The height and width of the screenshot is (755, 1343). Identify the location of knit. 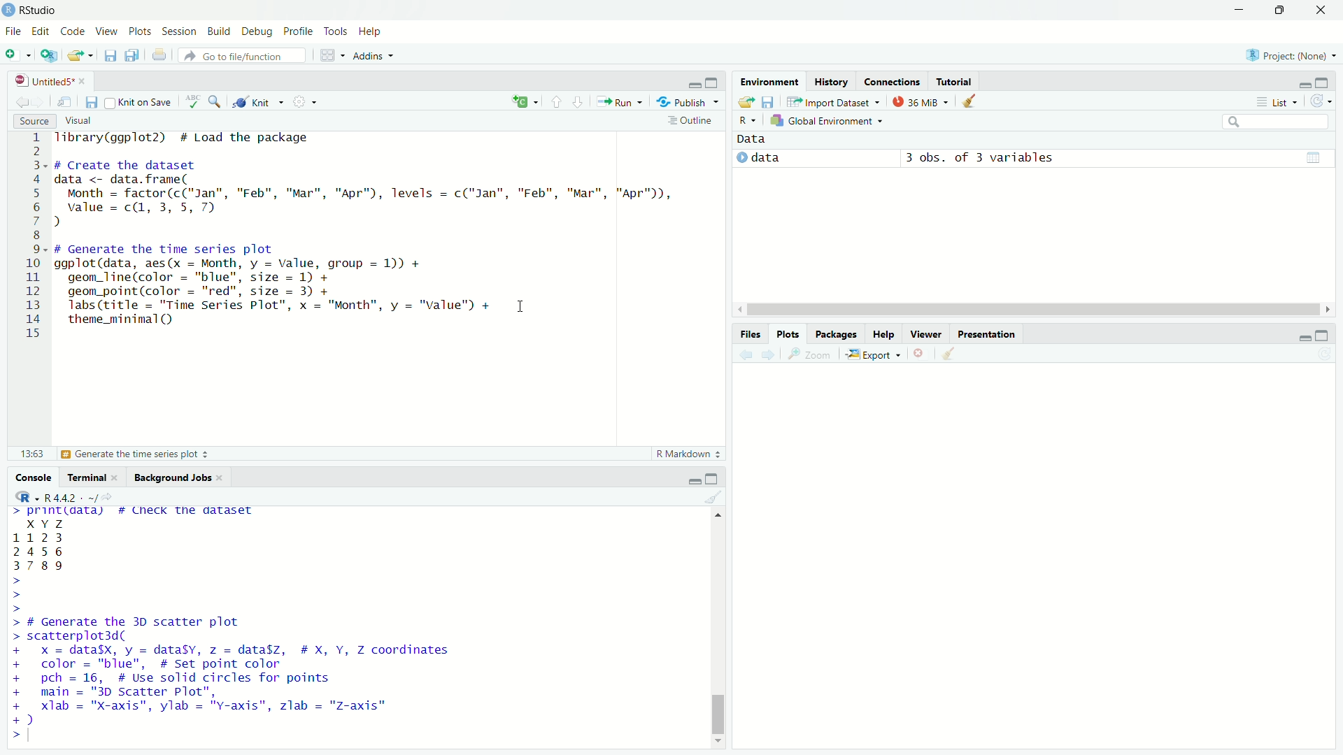
(257, 102).